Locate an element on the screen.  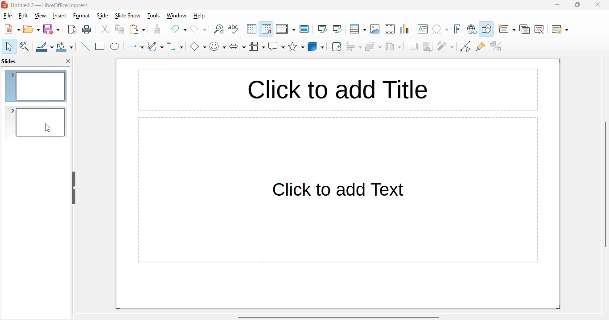
basic shapes is located at coordinates (198, 46).